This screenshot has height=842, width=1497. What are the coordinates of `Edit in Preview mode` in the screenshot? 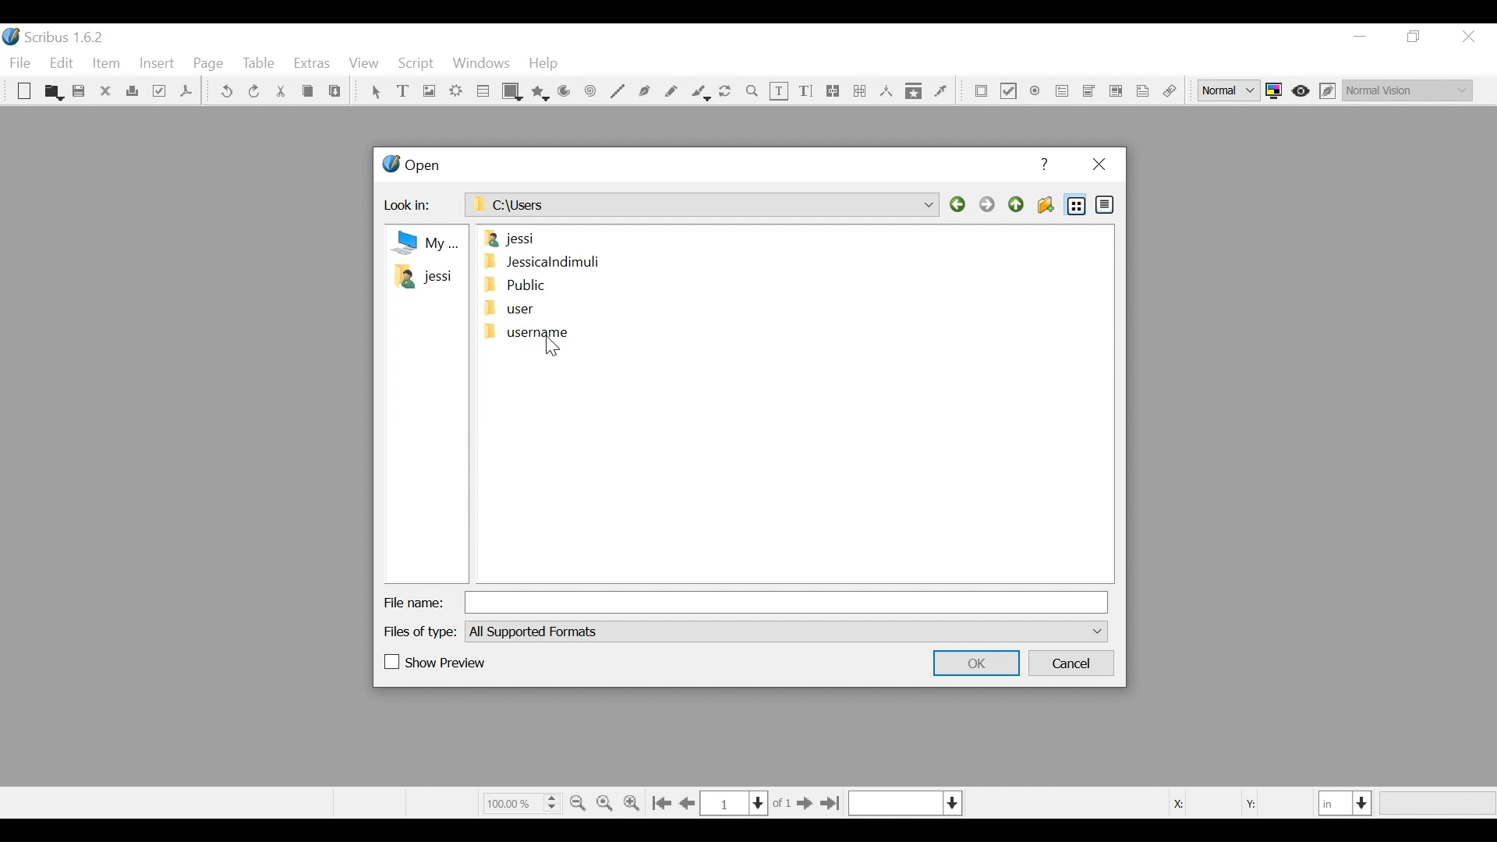 It's located at (1329, 90).